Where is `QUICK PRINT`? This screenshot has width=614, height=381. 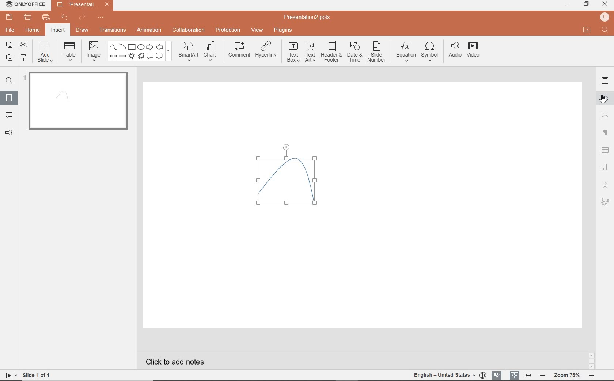 QUICK PRINT is located at coordinates (45, 18).